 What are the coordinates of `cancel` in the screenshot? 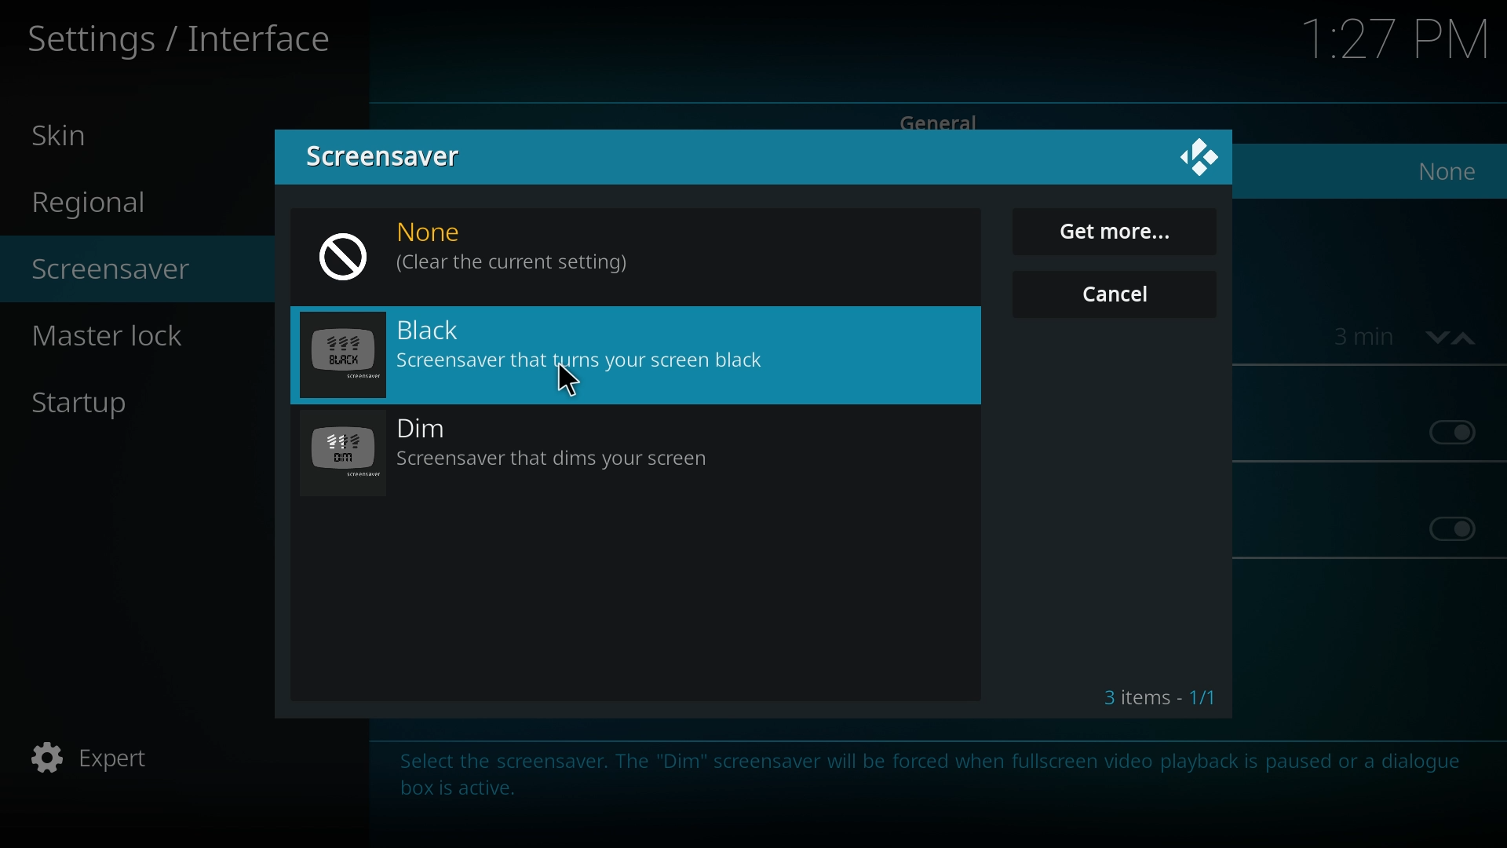 It's located at (1117, 292).